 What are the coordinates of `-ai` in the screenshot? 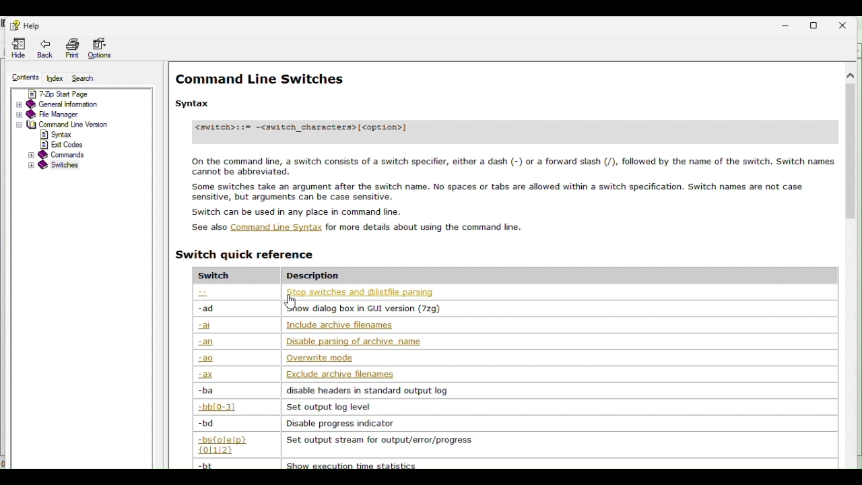 It's located at (204, 326).